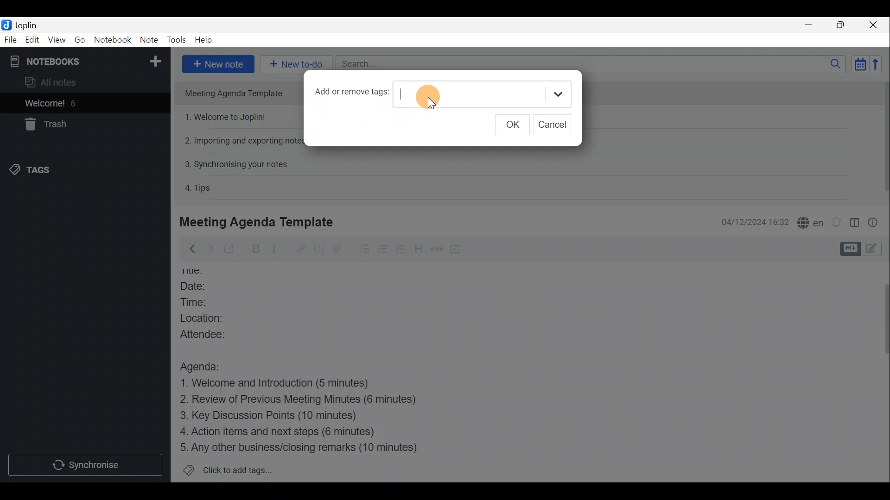 The height and width of the screenshot is (500, 890). What do you see at coordinates (348, 94) in the screenshot?
I see `Add or remove tags` at bounding box center [348, 94].